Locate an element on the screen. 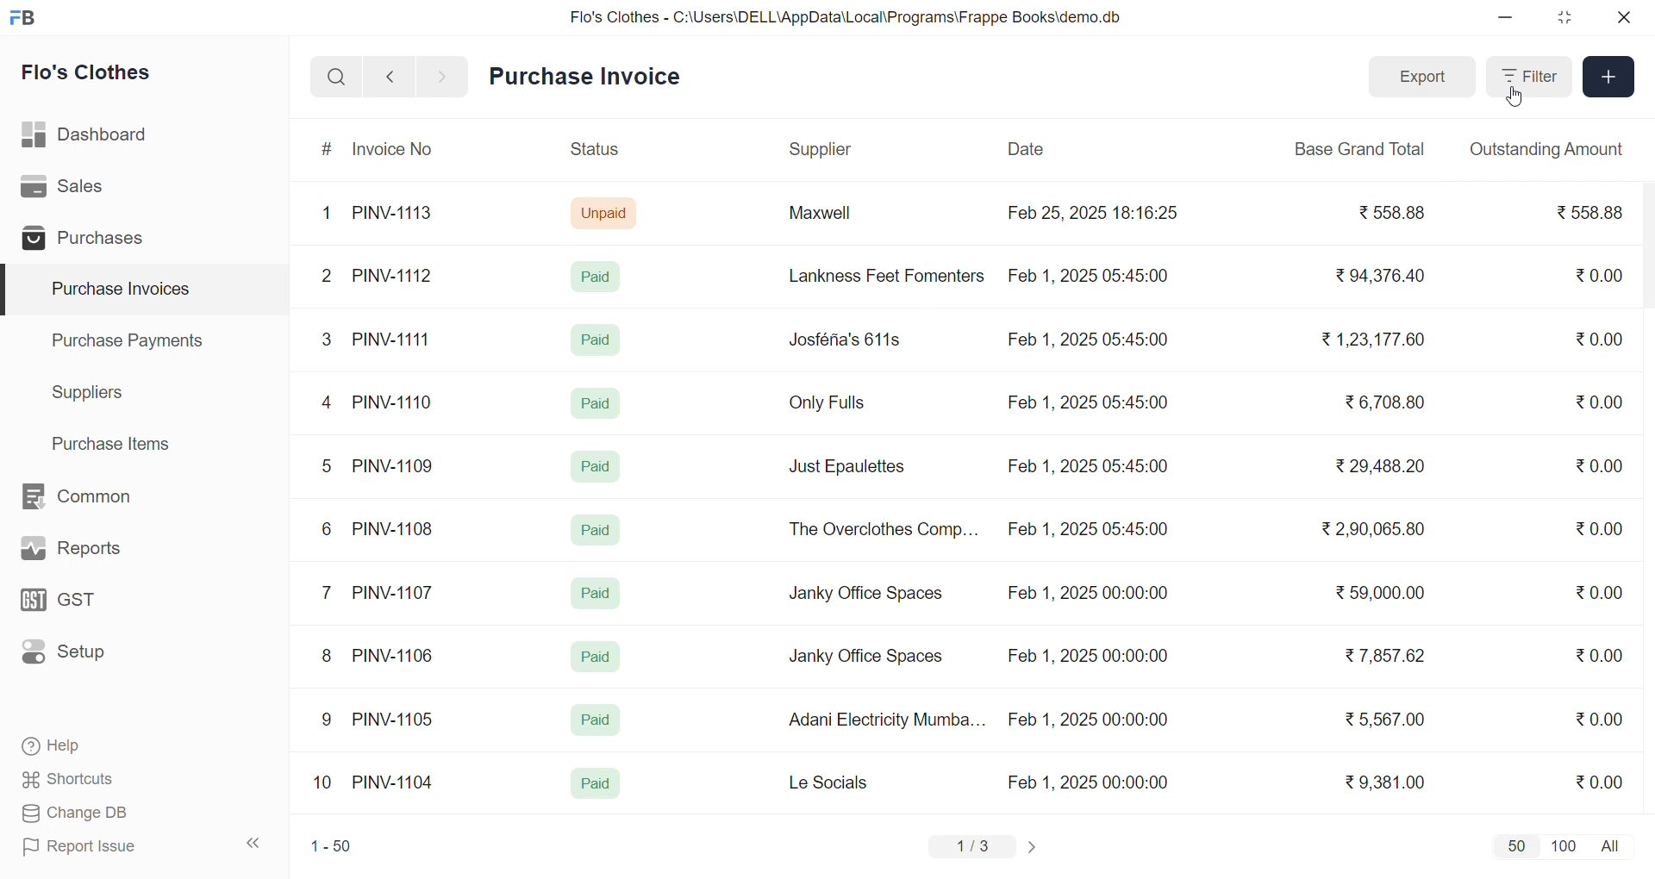 The image size is (1655, 879). Sales is located at coordinates (89, 190).